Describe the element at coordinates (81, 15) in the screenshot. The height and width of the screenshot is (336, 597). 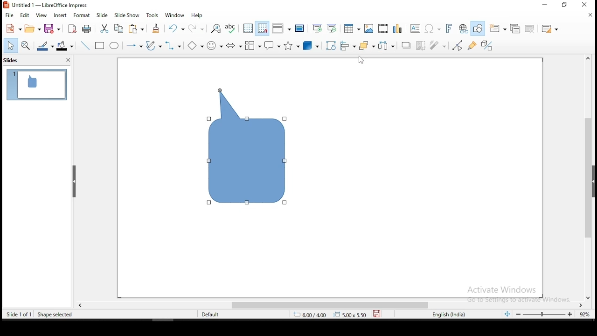
I see `format` at that location.